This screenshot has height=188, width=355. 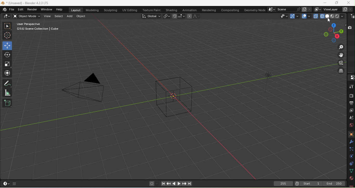 What do you see at coordinates (342, 16) in the screenshot?
I see `Shading` at bounding box center [342, 16].